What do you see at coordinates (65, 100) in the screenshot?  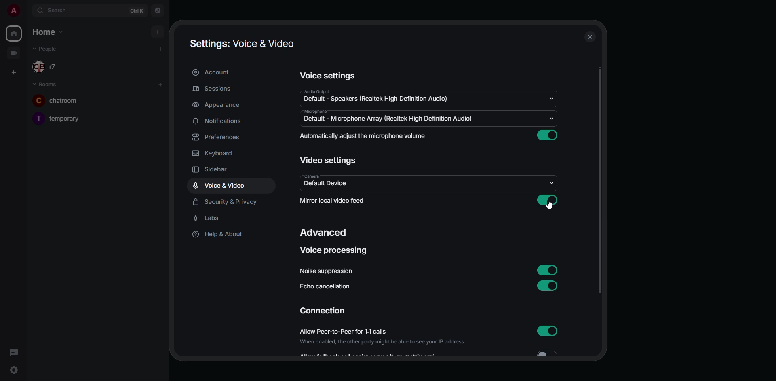 I see `chatroom` at bounding box center [65, 100].